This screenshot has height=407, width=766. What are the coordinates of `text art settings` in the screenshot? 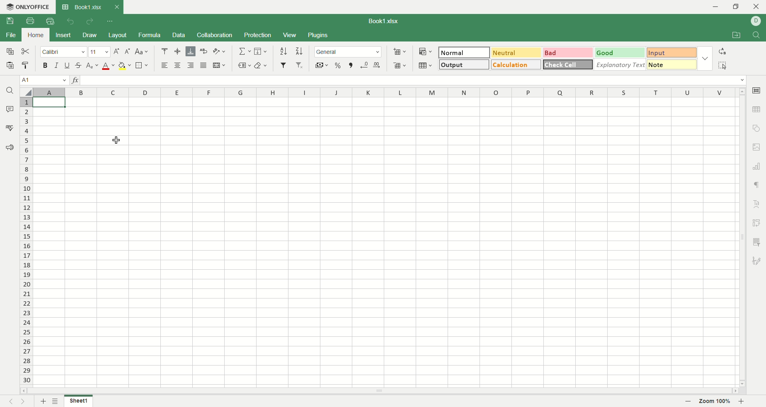 It's located at (758, 202).